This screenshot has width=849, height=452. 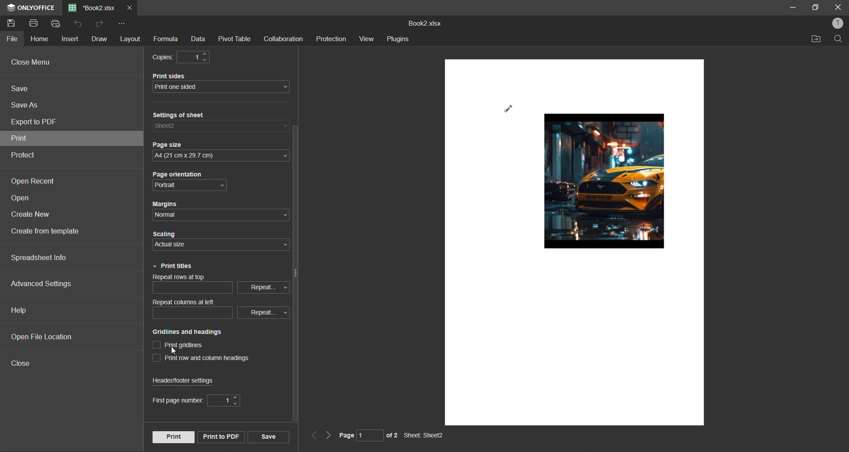 What do you see at coordinates (174, 216) in the screenshot?
I see `normal` at bounding box center [174, 216].